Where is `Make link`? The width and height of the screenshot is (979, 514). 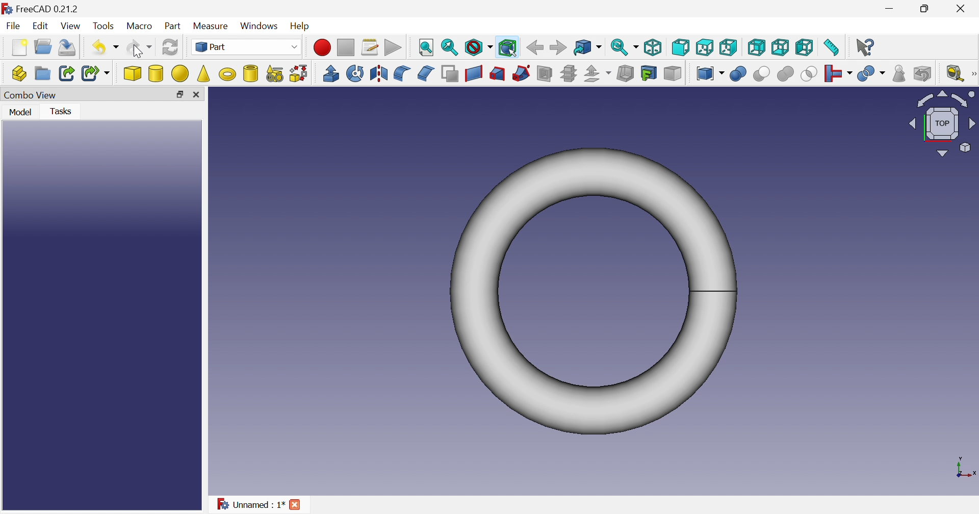 Make link is located at coordinates (67, 73).